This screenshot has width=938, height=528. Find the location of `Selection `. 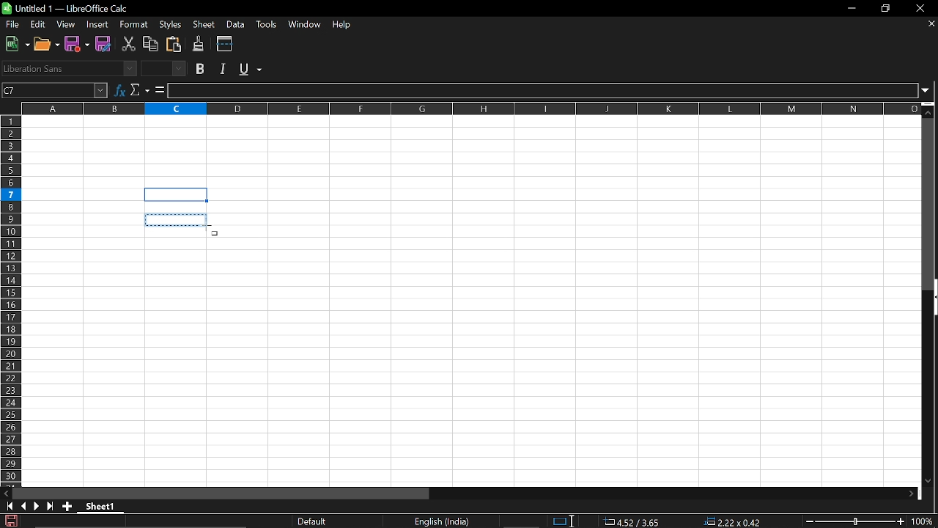

Selection  is located at coordinates (558, 521).